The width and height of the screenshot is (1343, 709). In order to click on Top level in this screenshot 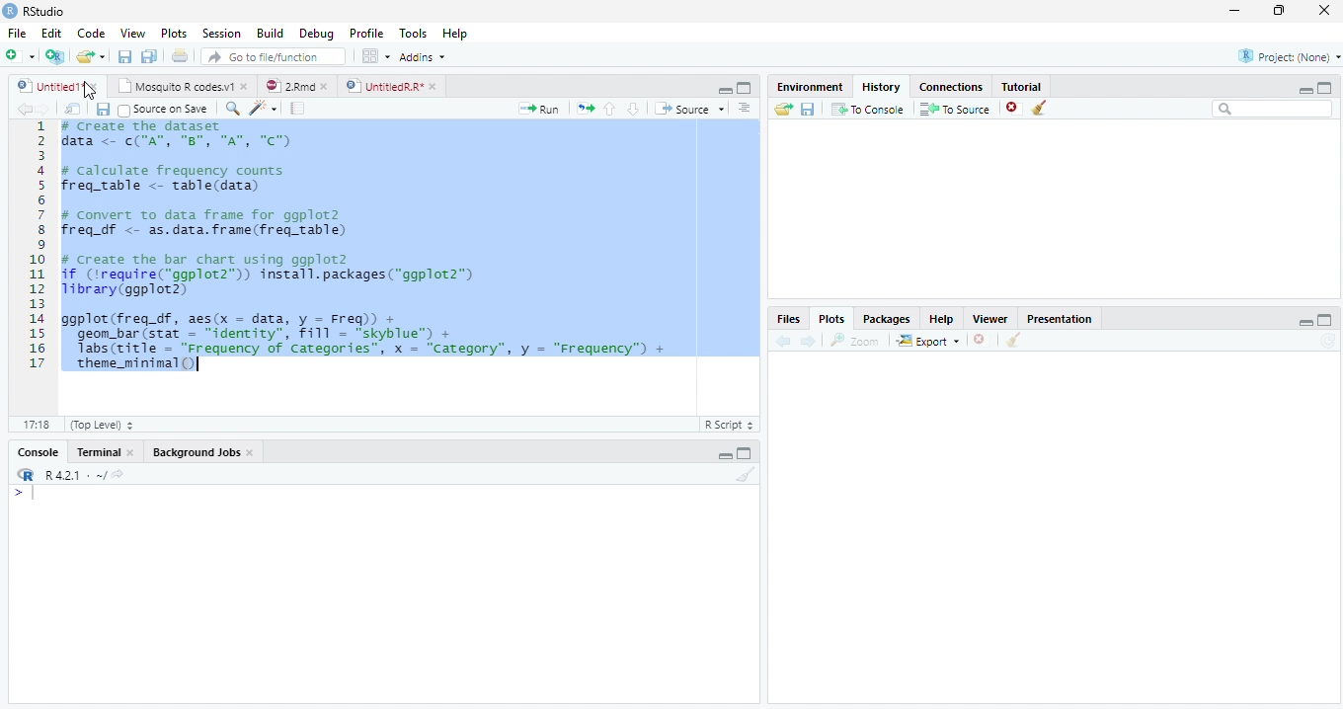, I will do `click(98, 426)`.